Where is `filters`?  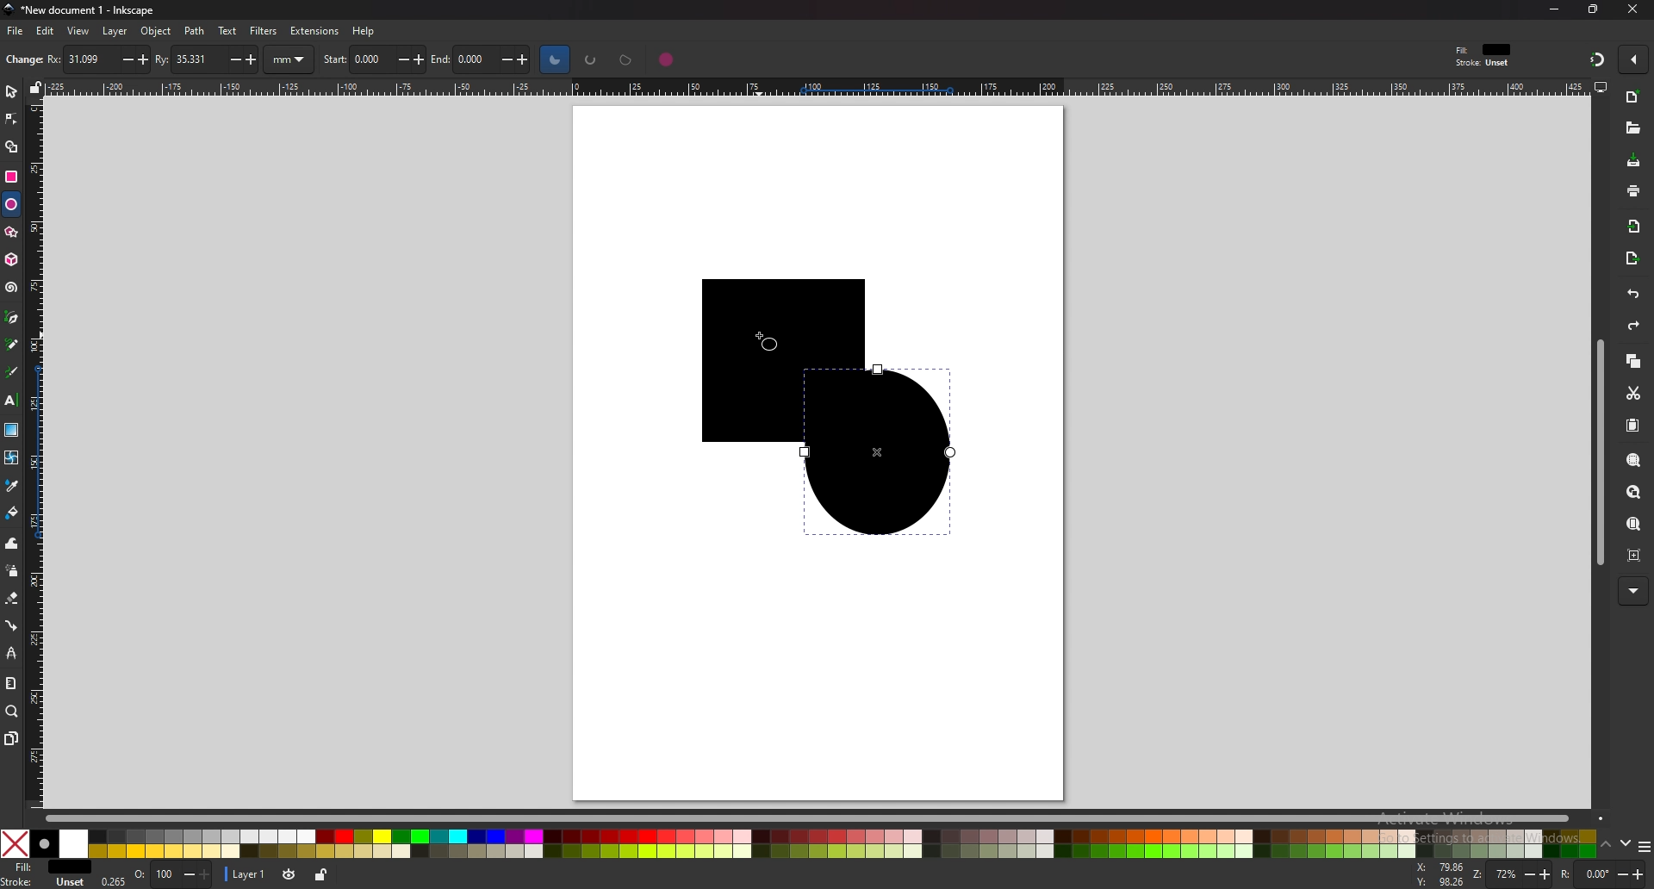
filters is located at coordinates (264, 31).